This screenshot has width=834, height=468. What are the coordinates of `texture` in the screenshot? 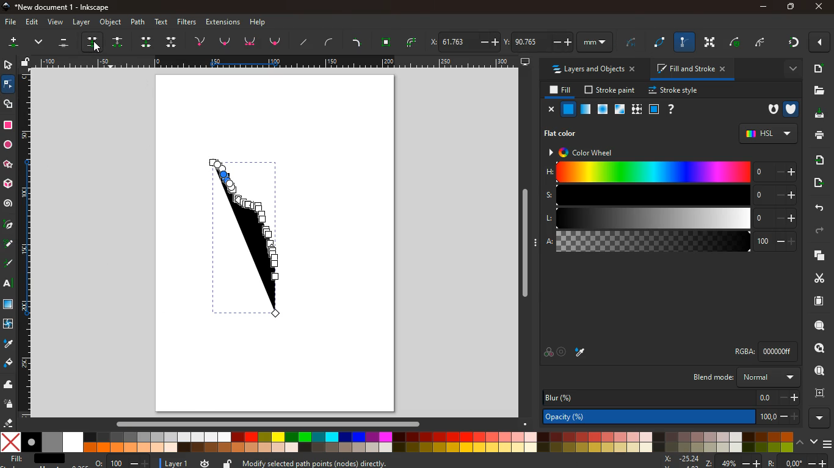 It's located at (9, 304).